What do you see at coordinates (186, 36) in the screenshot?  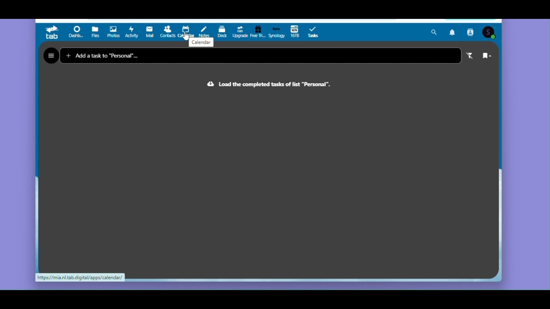 I see `Cursor` at bounding box center [186, 36].